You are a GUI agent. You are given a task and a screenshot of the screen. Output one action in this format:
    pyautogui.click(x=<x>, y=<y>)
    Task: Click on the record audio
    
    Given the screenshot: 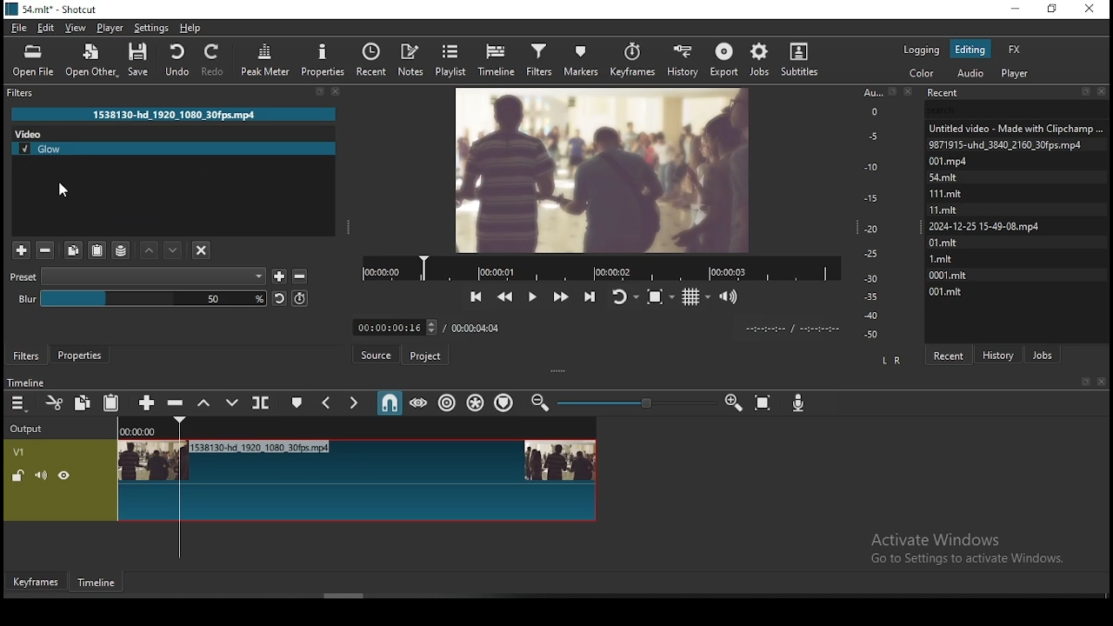 What is the action you would take?
    pyautogui.click(x=799, y=399)
    